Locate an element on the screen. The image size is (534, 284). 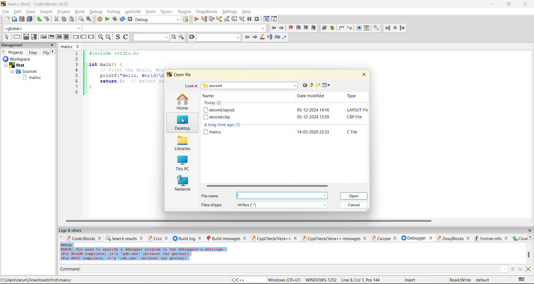
project is located at coordinates (64, 11).